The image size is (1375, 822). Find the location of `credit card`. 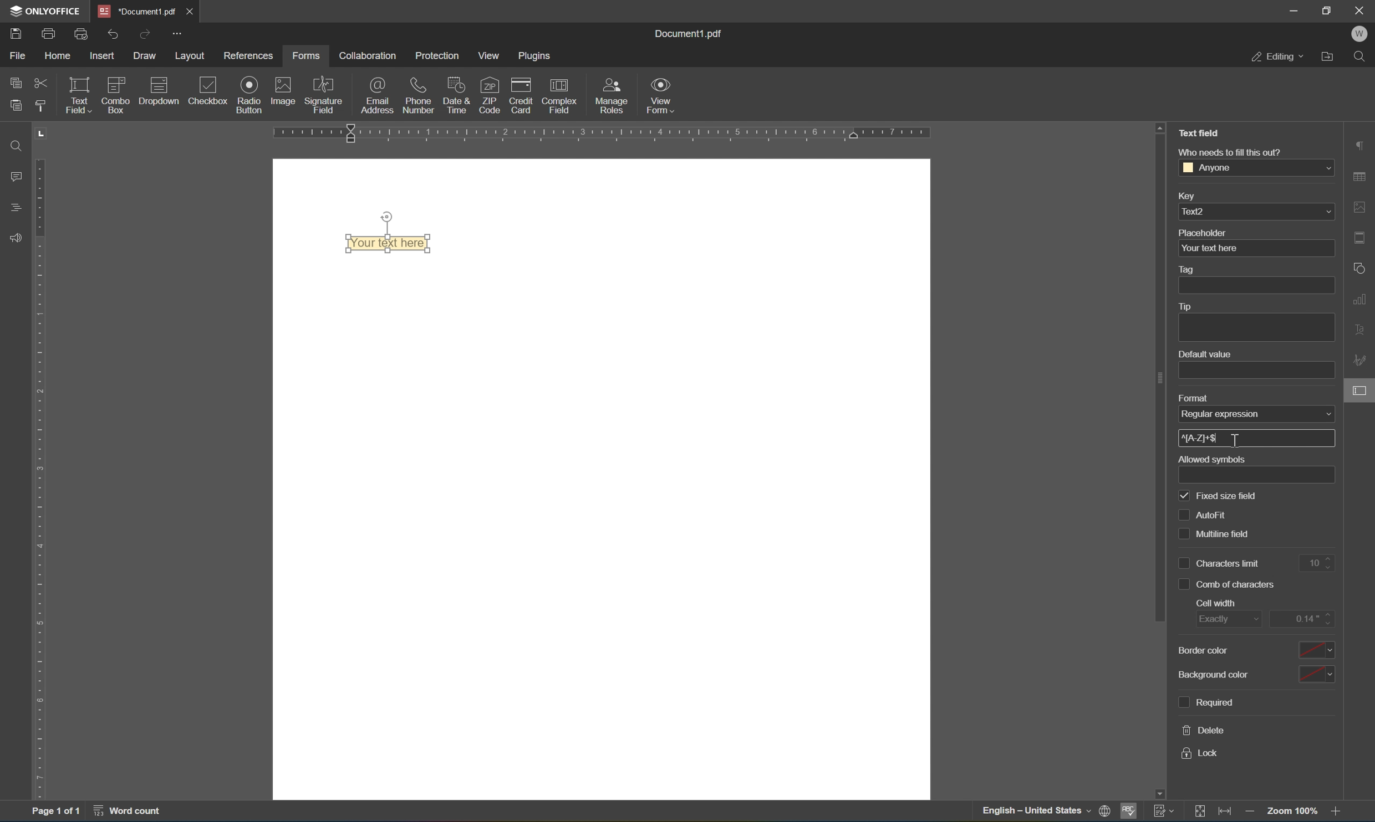

credit card is located at coordinates (522, 94).